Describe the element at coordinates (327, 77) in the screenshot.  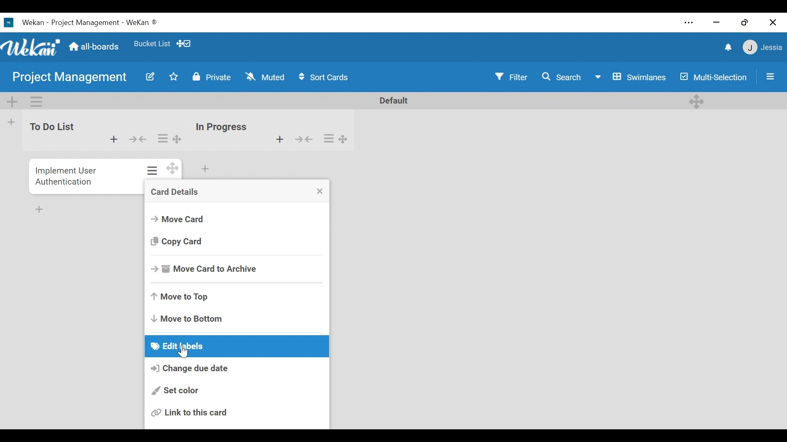
I see `$ Sort Cards` at that location.